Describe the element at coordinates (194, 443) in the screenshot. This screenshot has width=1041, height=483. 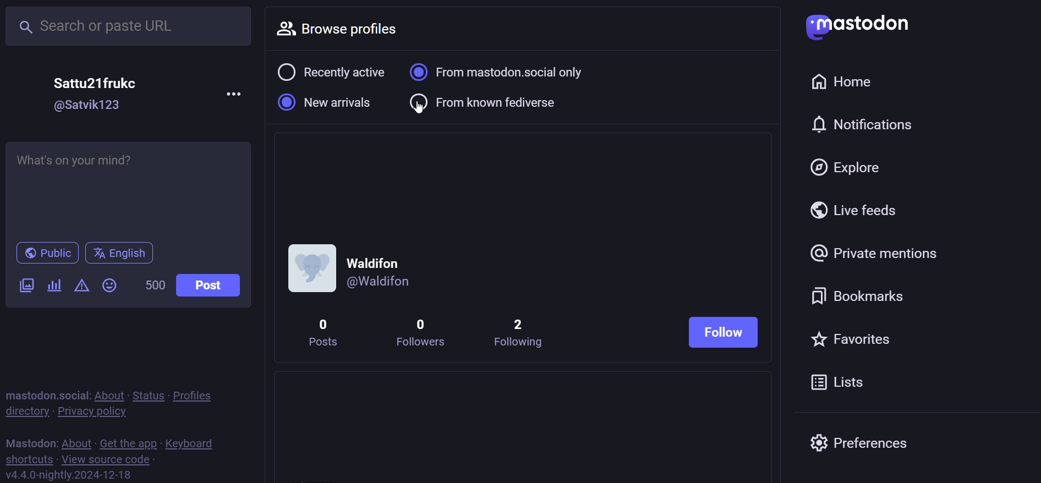
I see `keyboard` at that location.